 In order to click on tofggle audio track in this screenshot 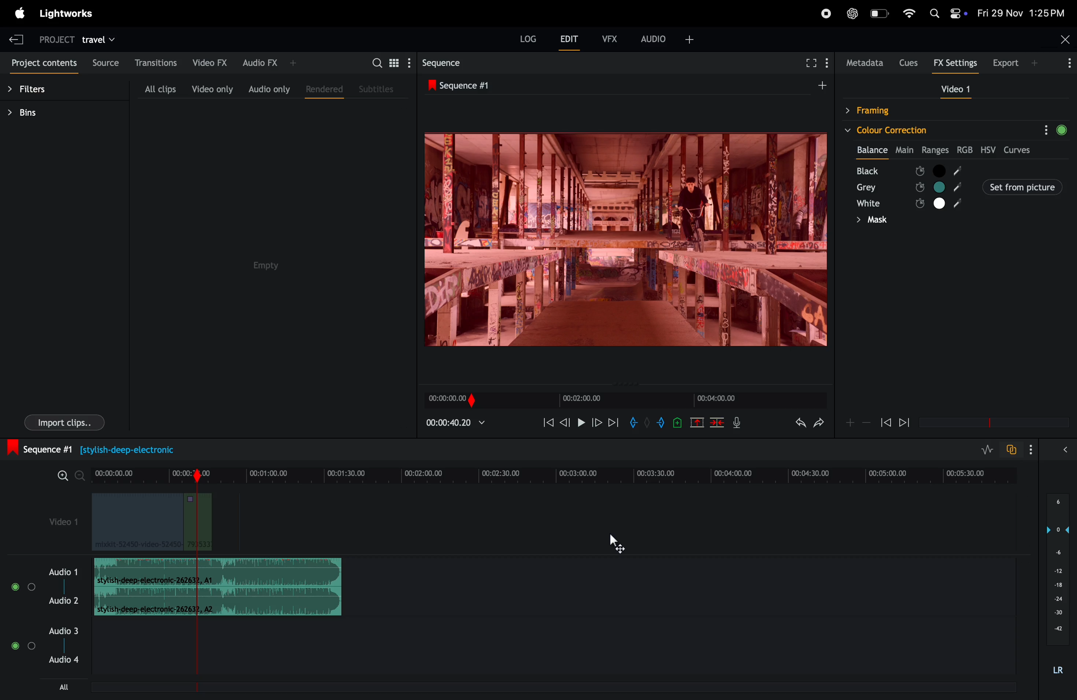, I will do `click(1010, 449)`.